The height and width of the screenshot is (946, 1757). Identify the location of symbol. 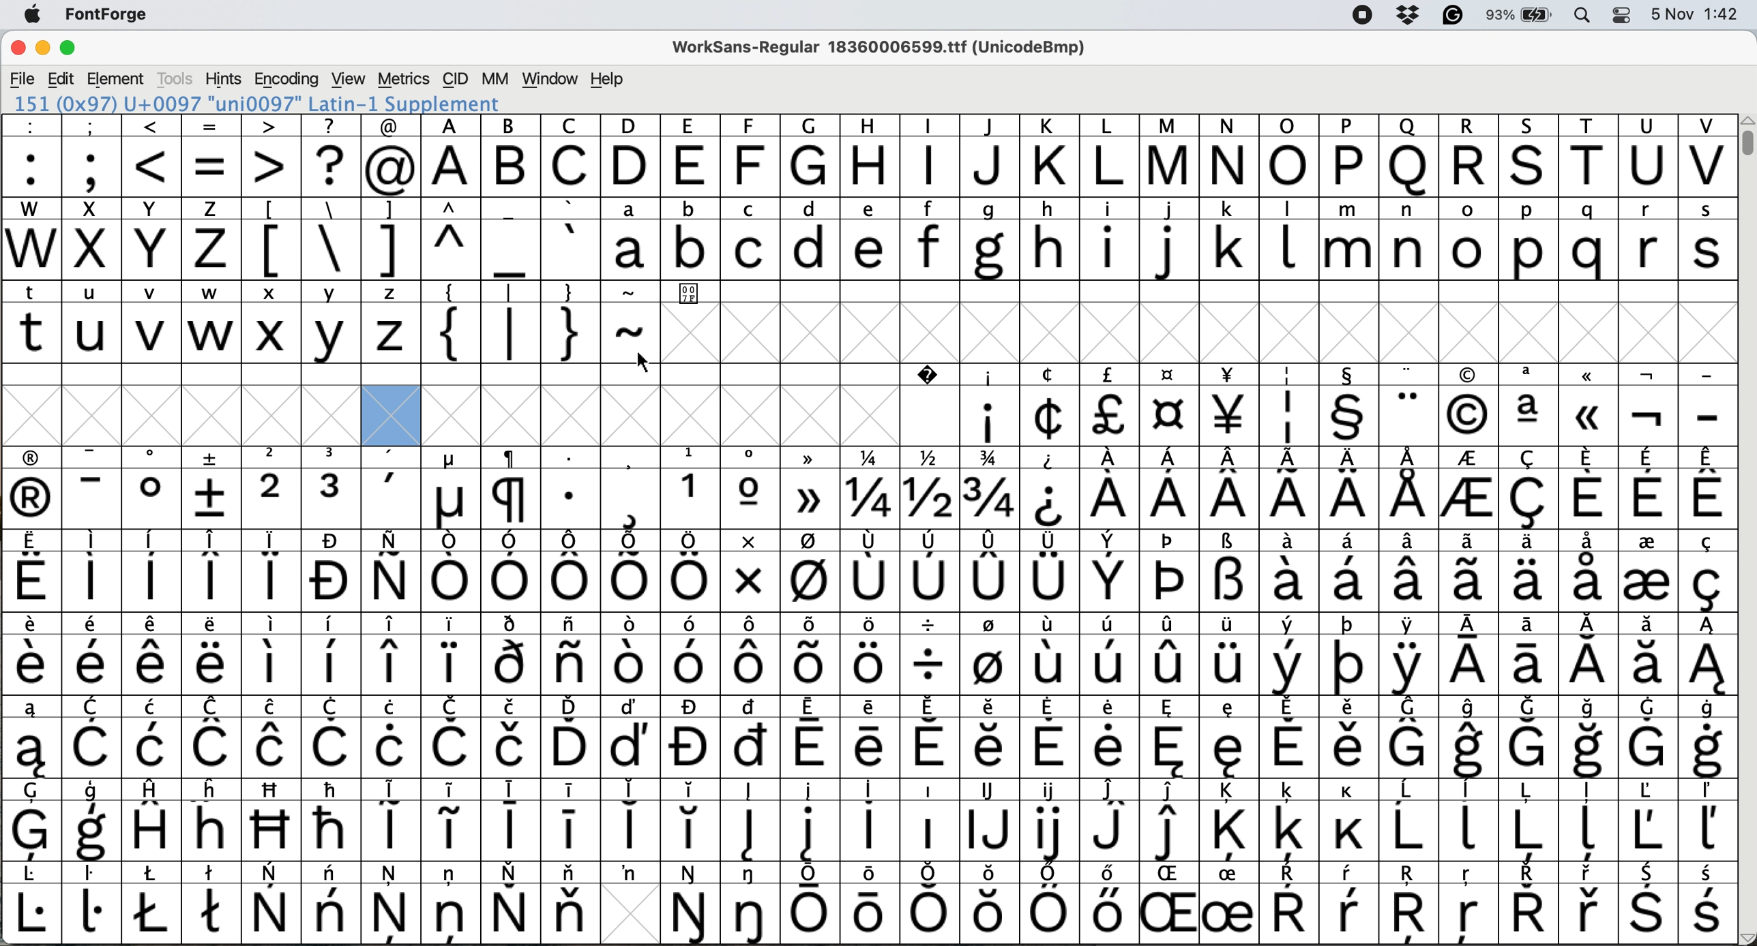
(1707, 654).